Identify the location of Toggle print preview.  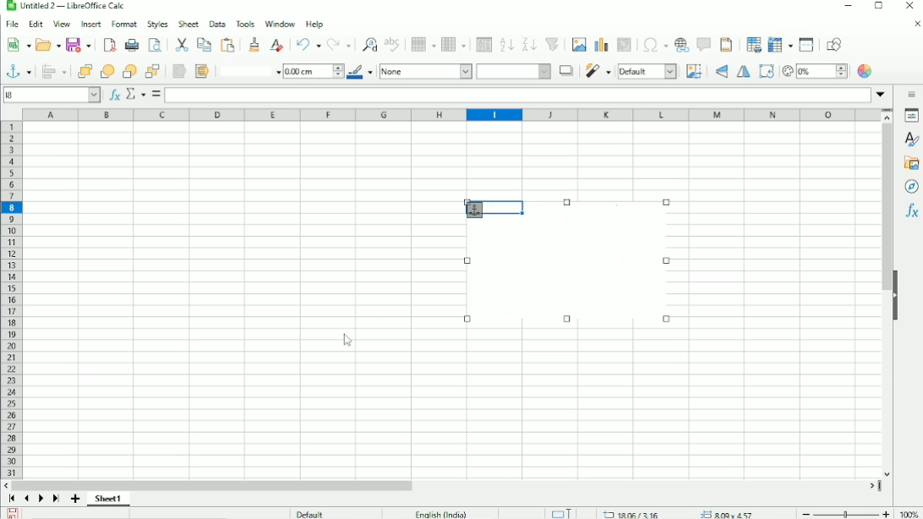
(156, 46).